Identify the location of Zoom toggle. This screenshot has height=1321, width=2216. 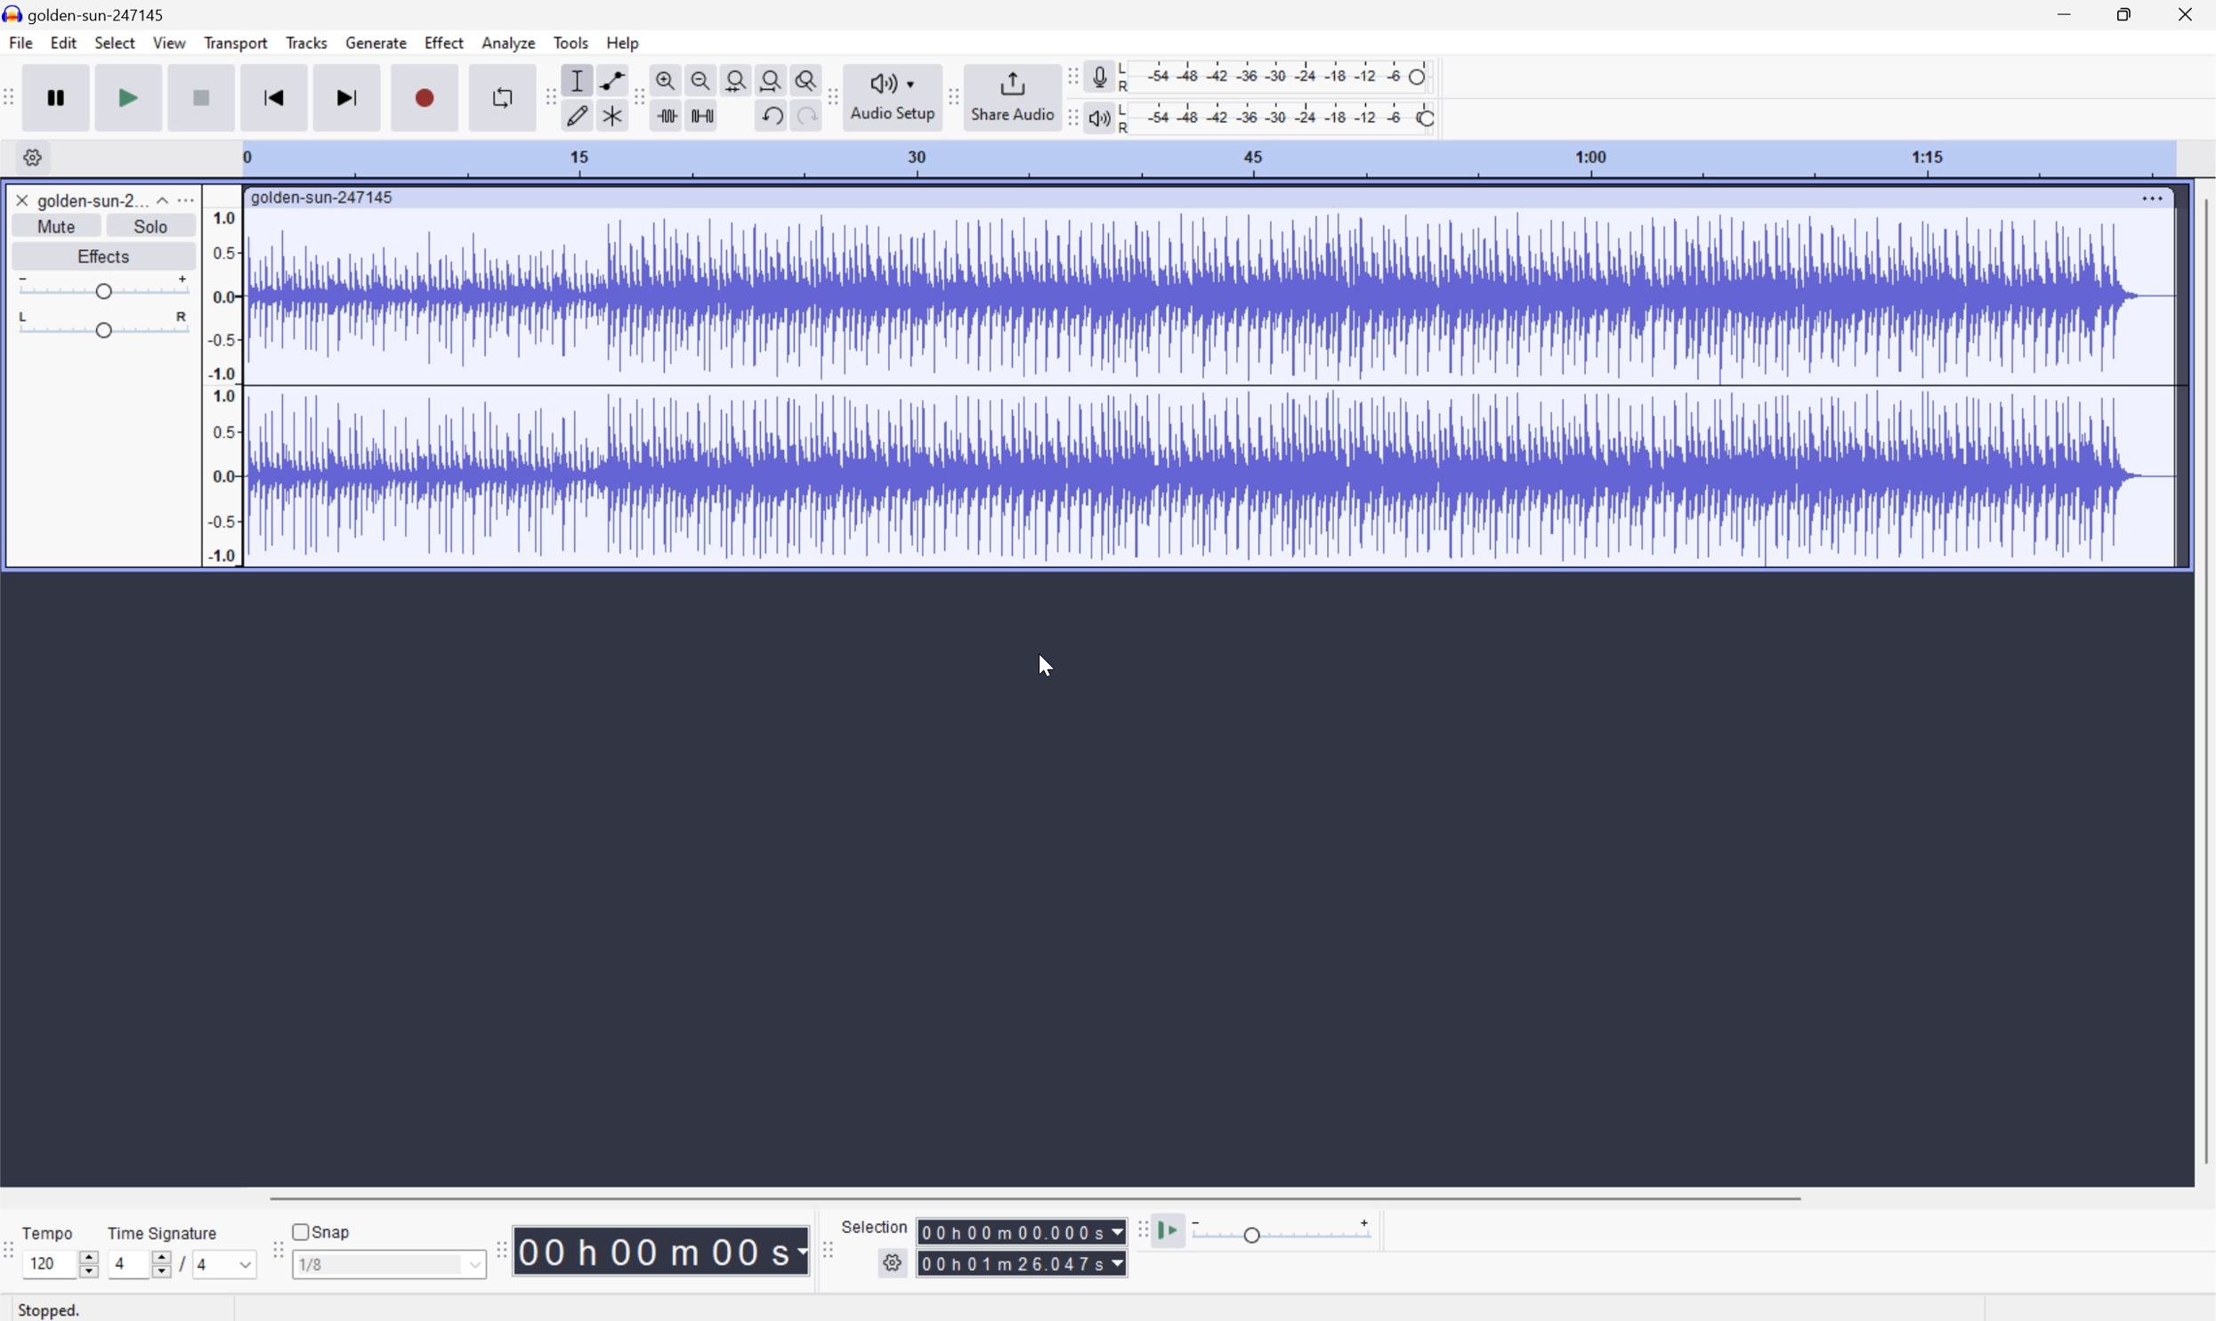
(802, 79).